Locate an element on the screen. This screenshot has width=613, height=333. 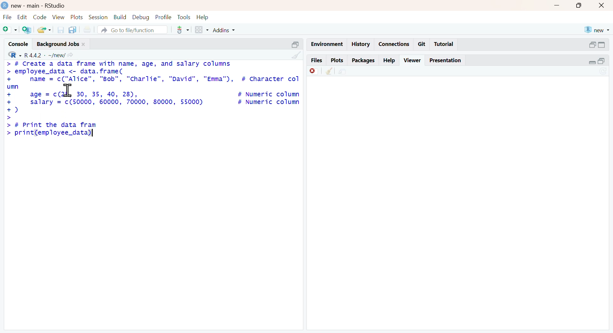
Background Jobs is located at coordinates (62, 44).